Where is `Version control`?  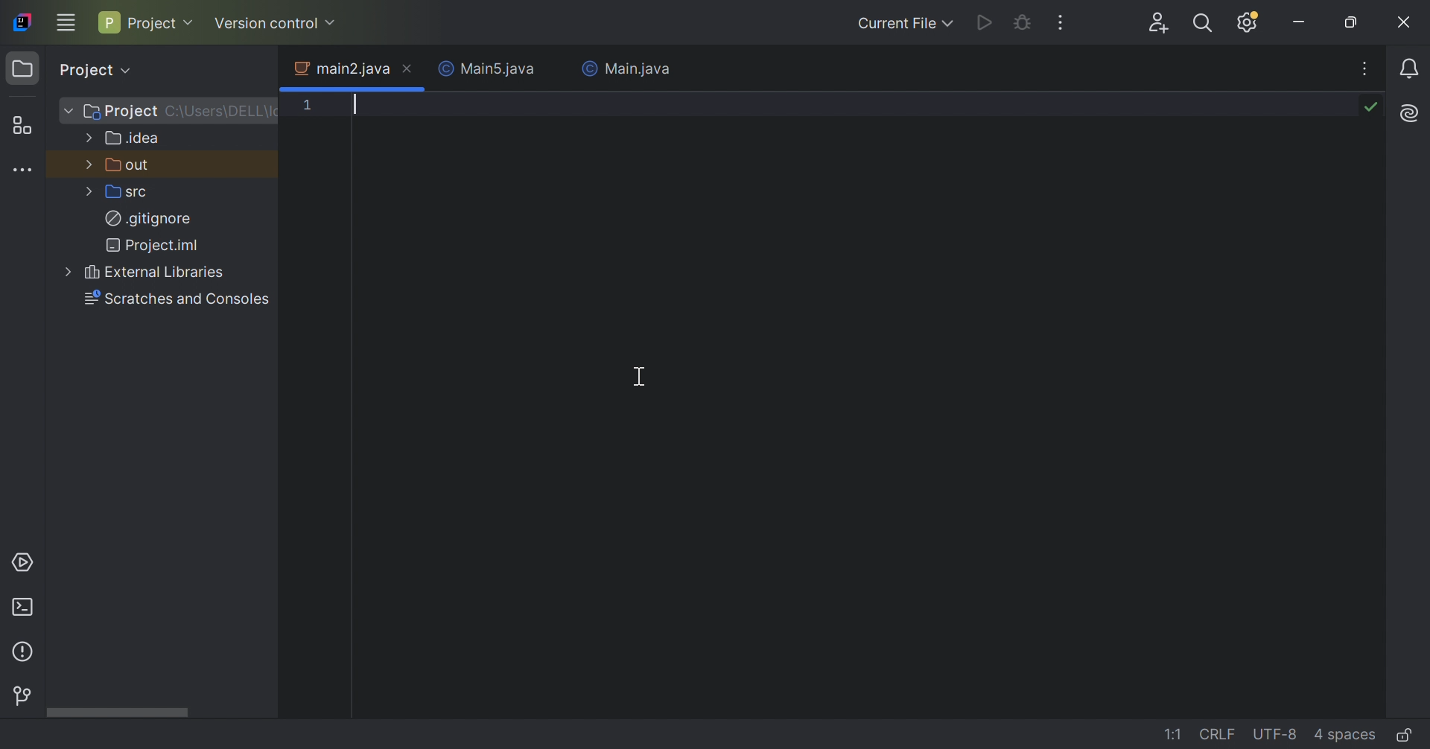 Version control is located at coordinates (21, 692).